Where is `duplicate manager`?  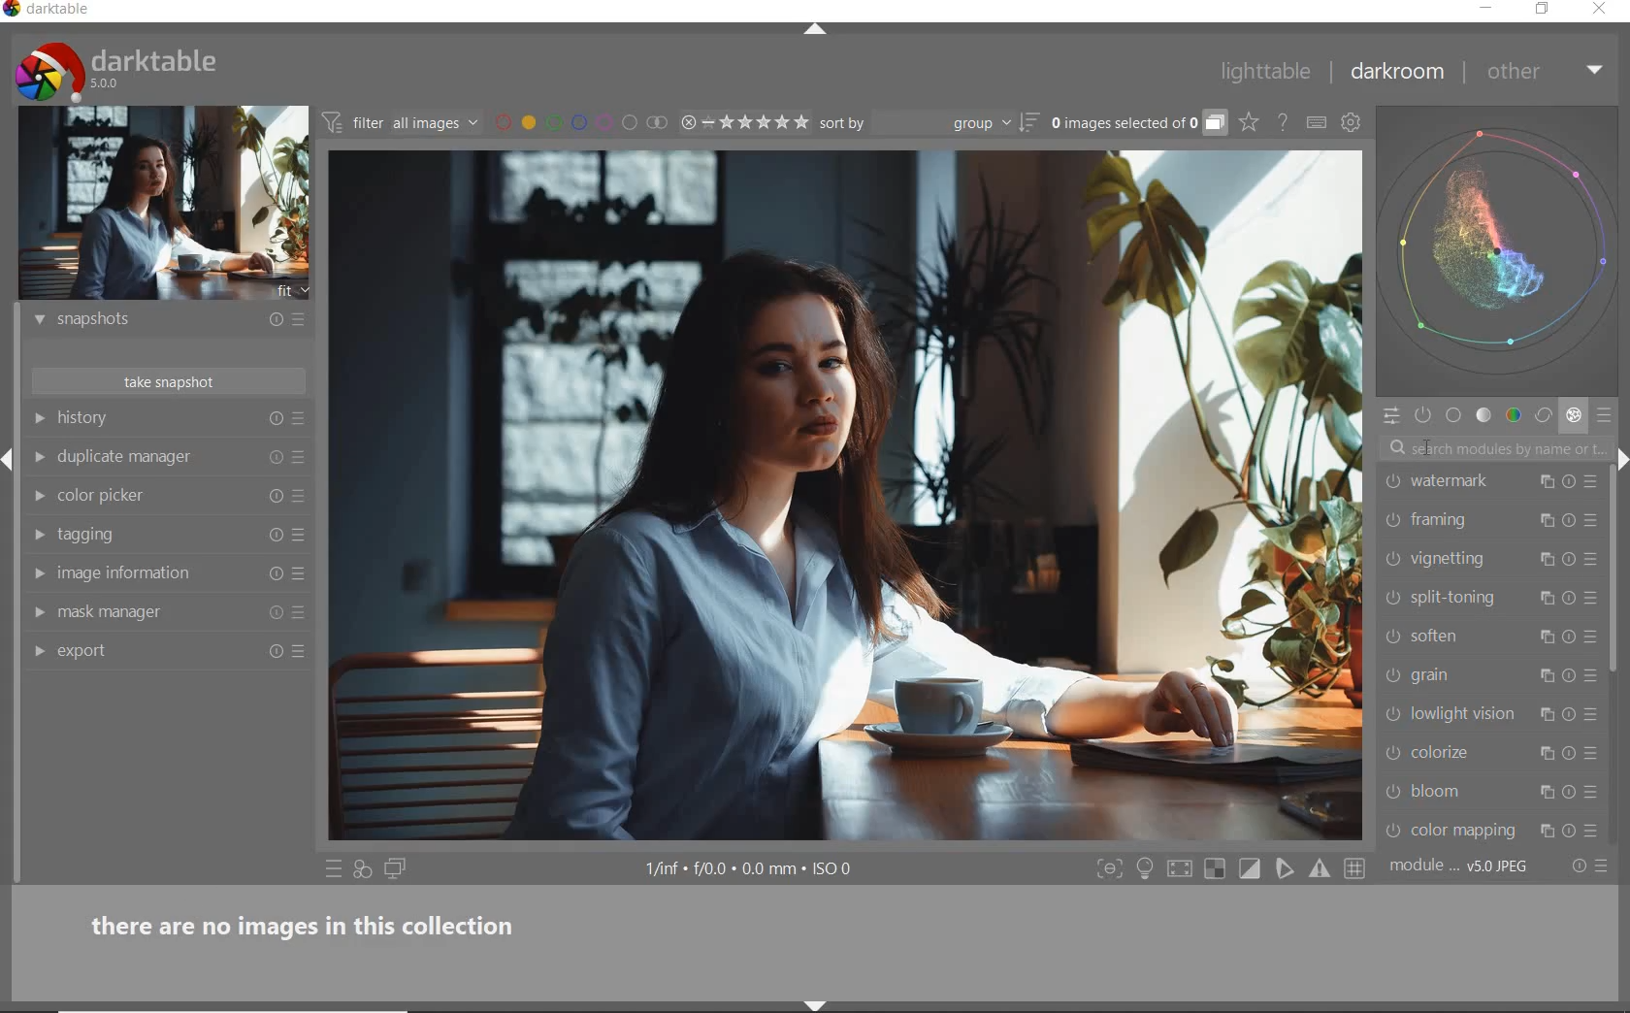
duplicate manager is located at coordinates (140, 456).